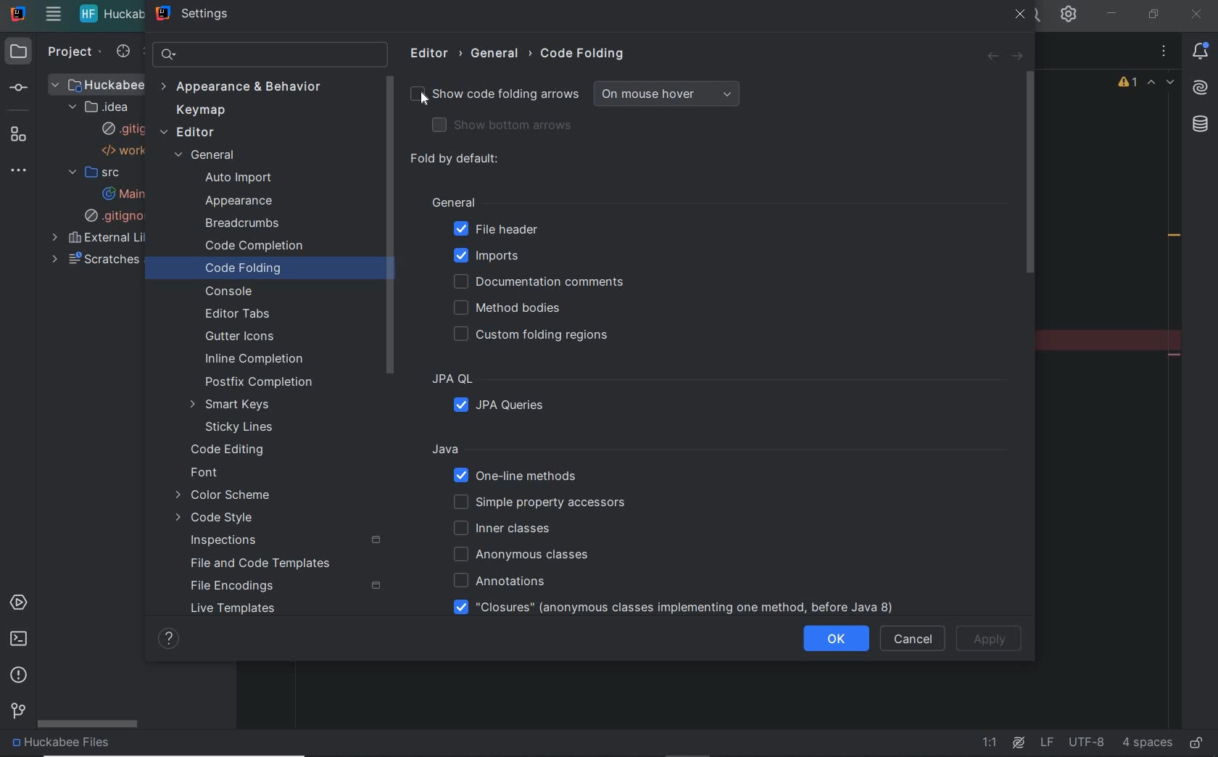  What do you see at coordinates (26, 87) in the screenshot?
I see `commit` at bounding box center [26, 87].